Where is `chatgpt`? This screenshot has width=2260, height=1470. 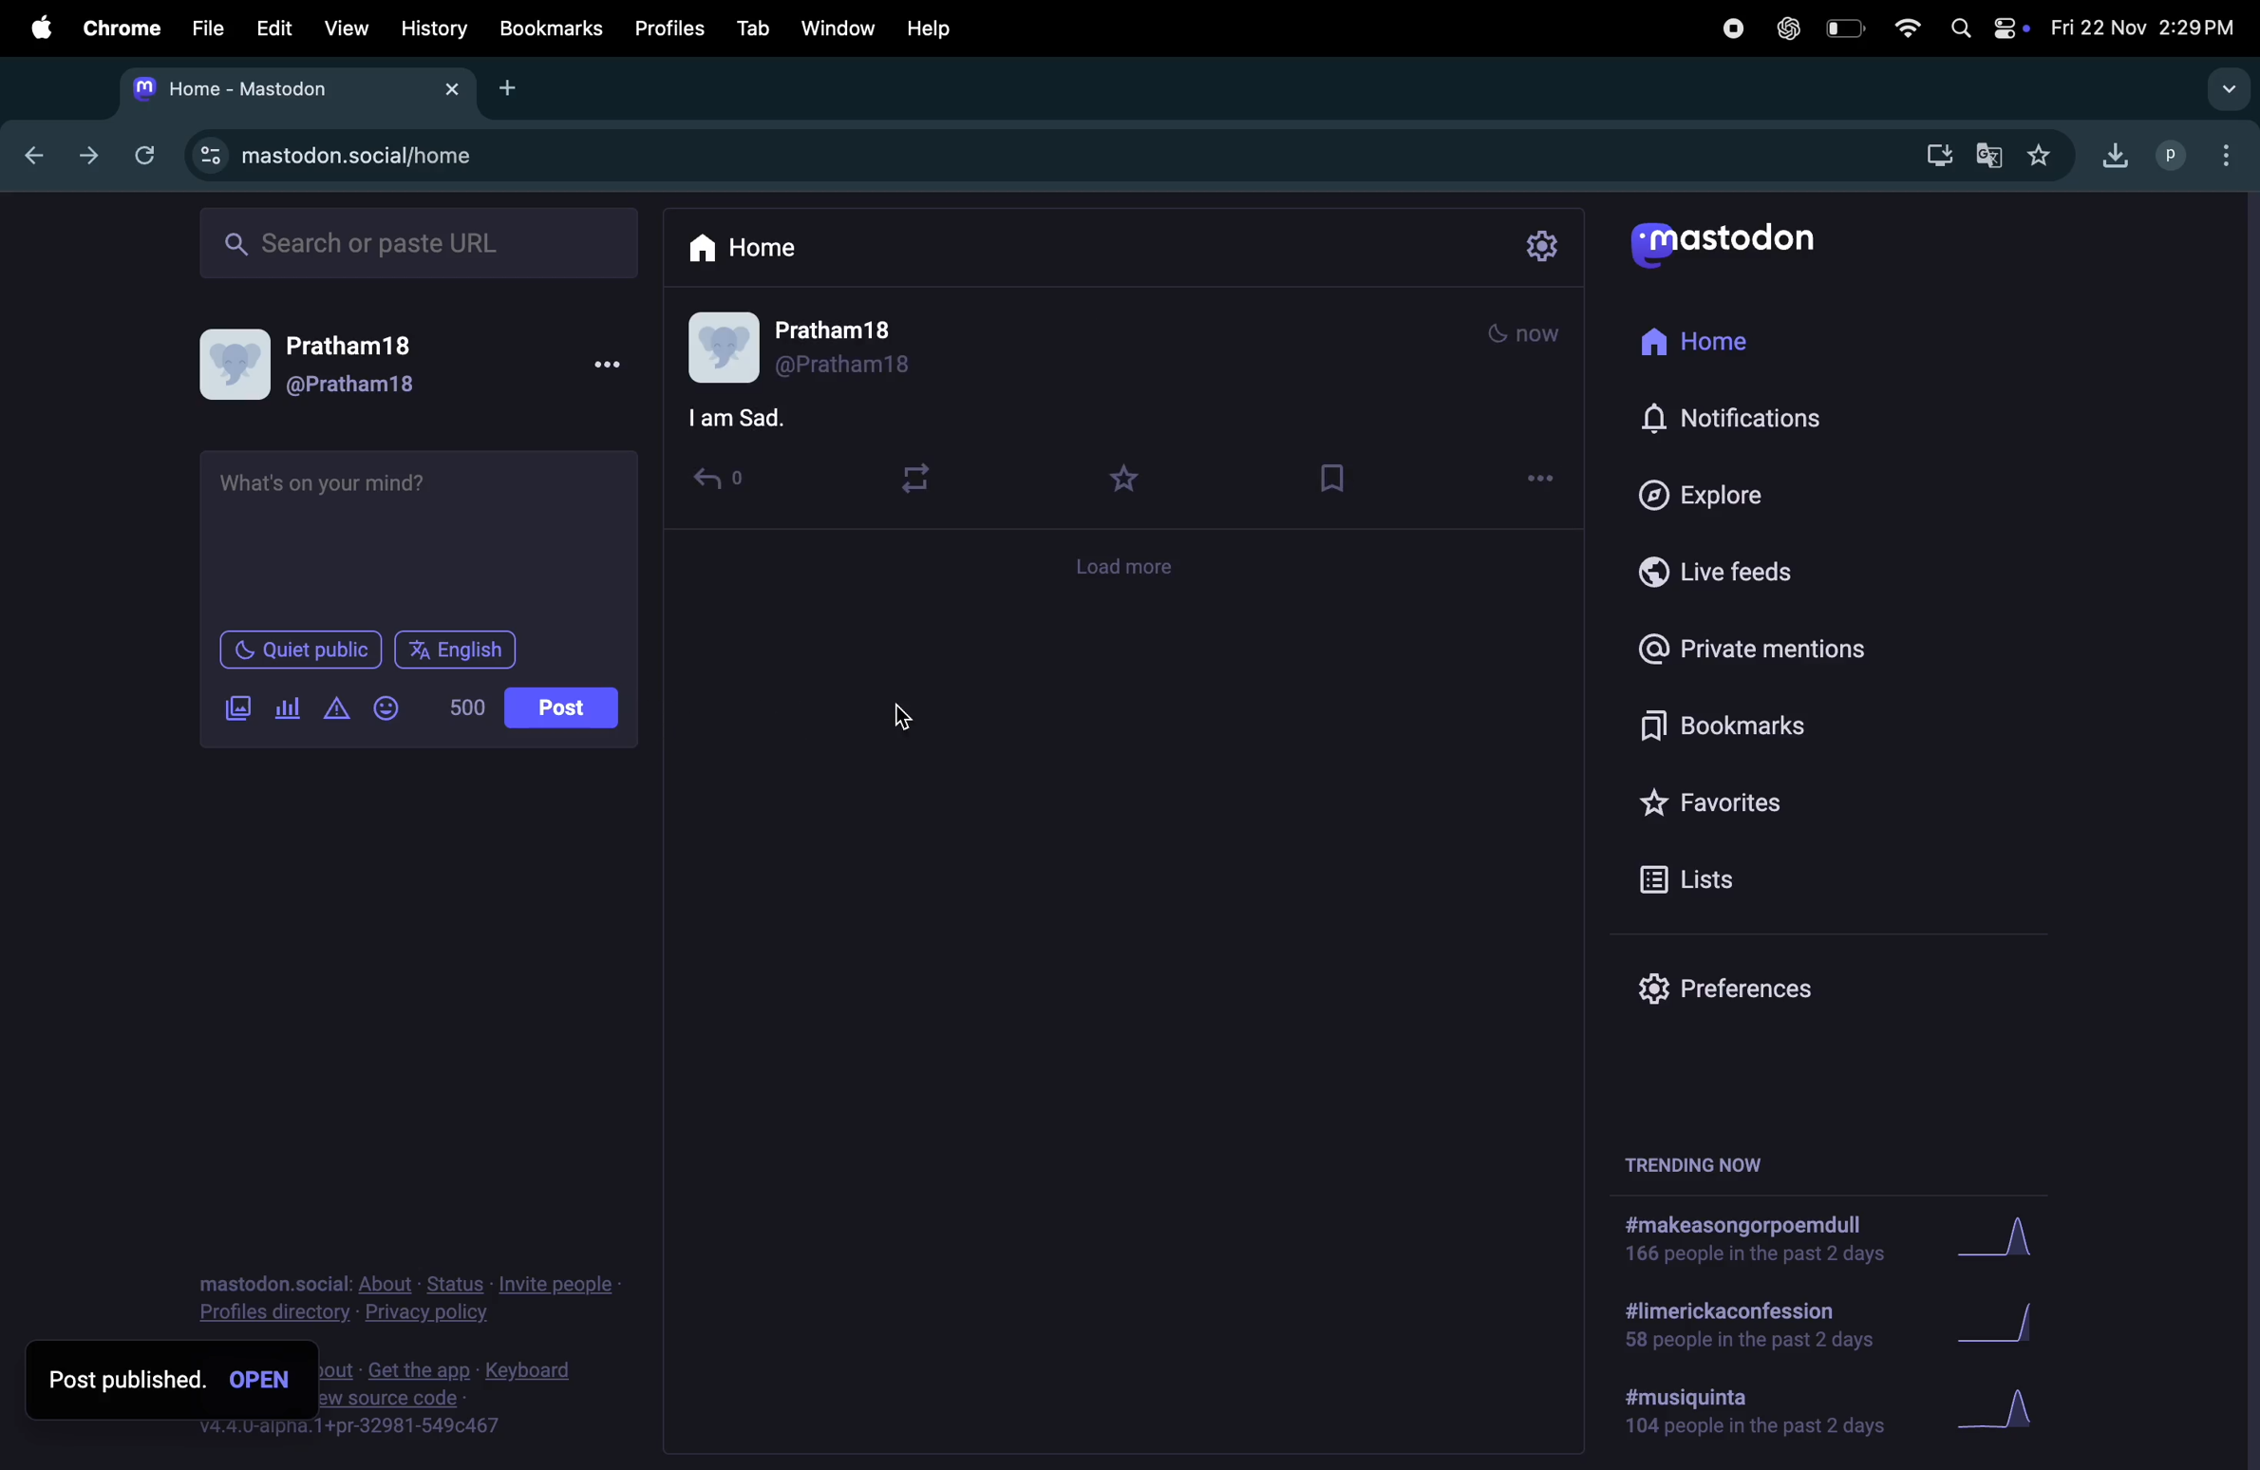
chatgpt is located at coordinates (1790, 29).